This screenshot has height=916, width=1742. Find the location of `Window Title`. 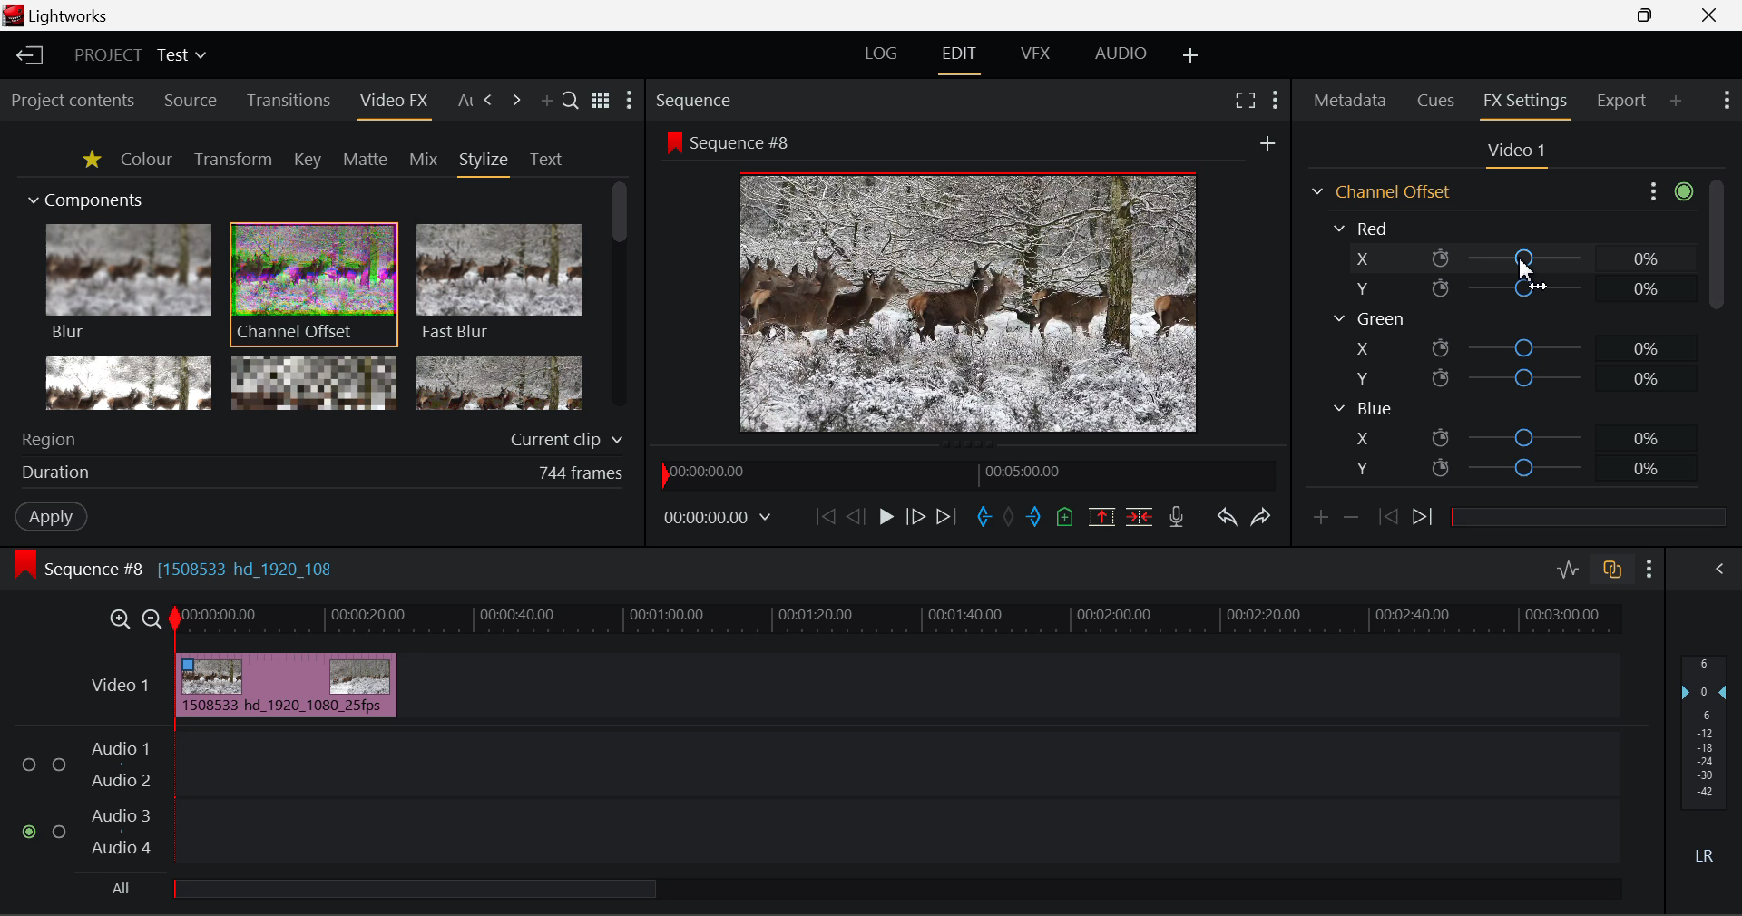

Window Title is located at coordinates (69, 16).